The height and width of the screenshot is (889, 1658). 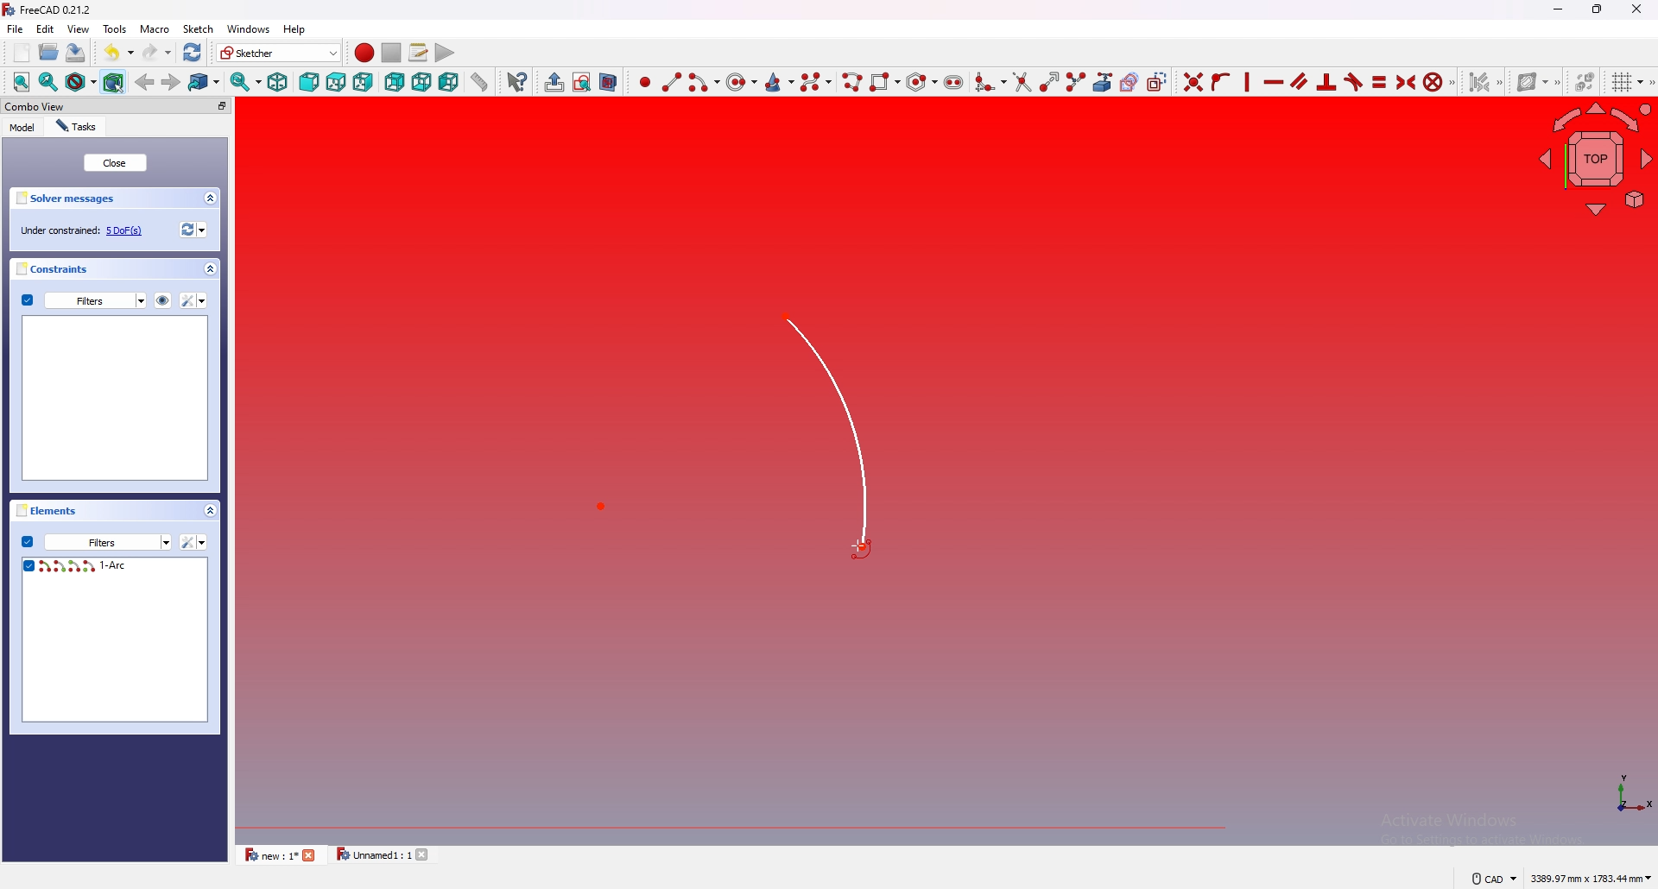 What do you see at coordinates (1407, 81) in the screenshot?
I see `constrain symmetrical` at bounding box center [1407, 81].